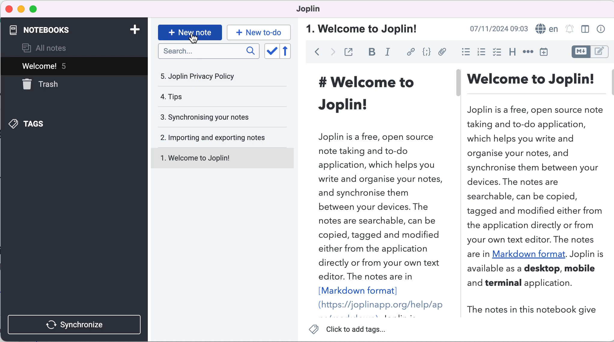 The image size is (614, 342). What do you see at coordinates (443, 52) in the screenshot?
I see `add file` at bounding box center [443, 52].